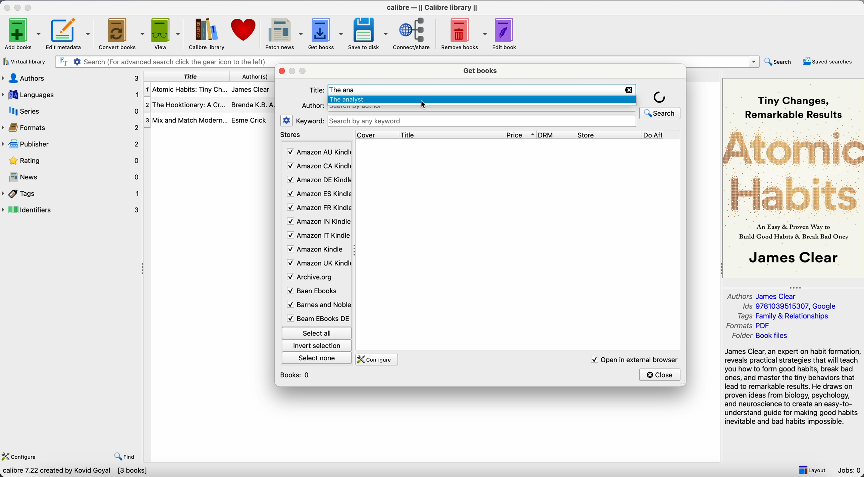 The height and width of the screenshot is (477, 864). What do you see at coordinates (608, 135) in the screenshot?
I see `store` at bounding box center [608, 135].